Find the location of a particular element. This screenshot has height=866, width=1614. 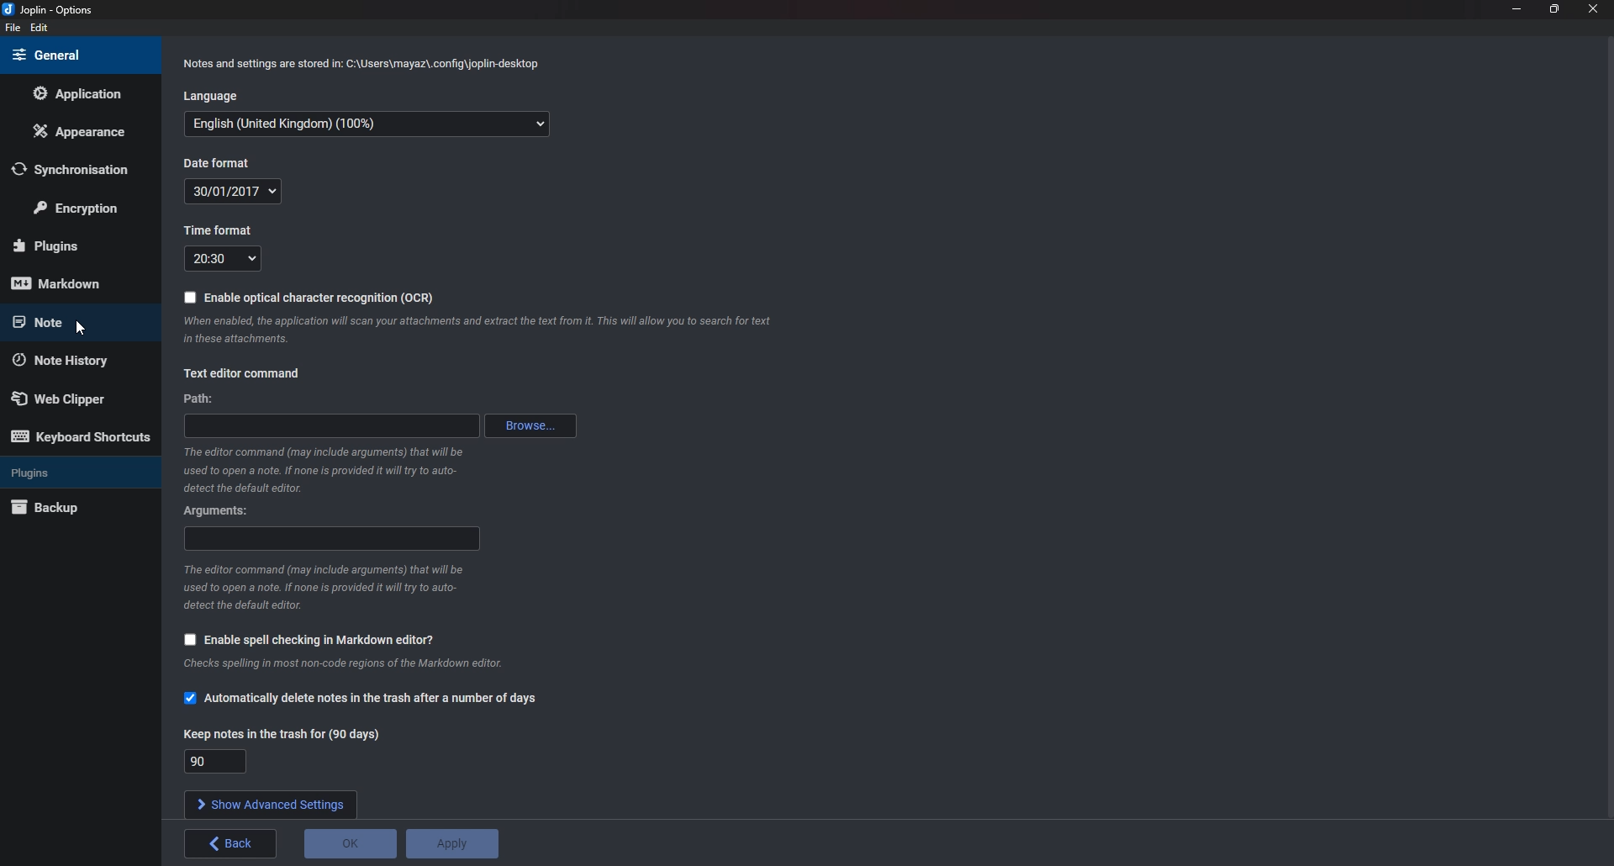

edit is located at coordinates (41, 28).